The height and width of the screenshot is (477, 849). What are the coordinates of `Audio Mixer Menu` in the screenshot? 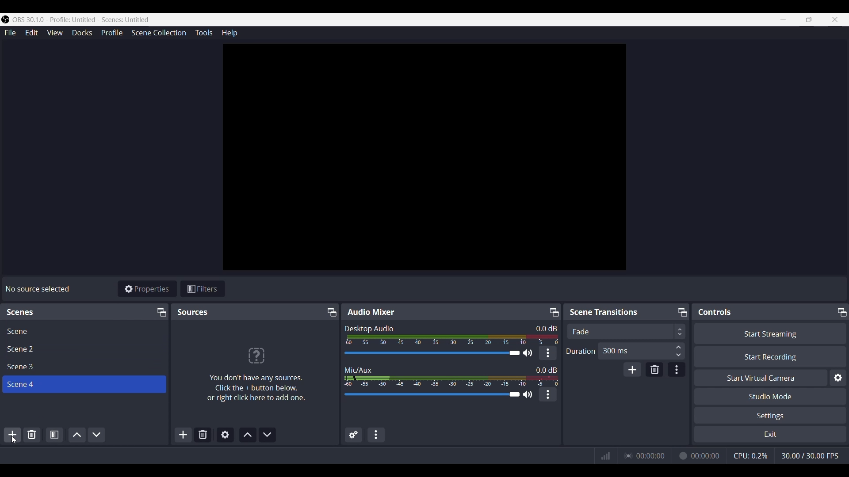 It's located at (376, 435).